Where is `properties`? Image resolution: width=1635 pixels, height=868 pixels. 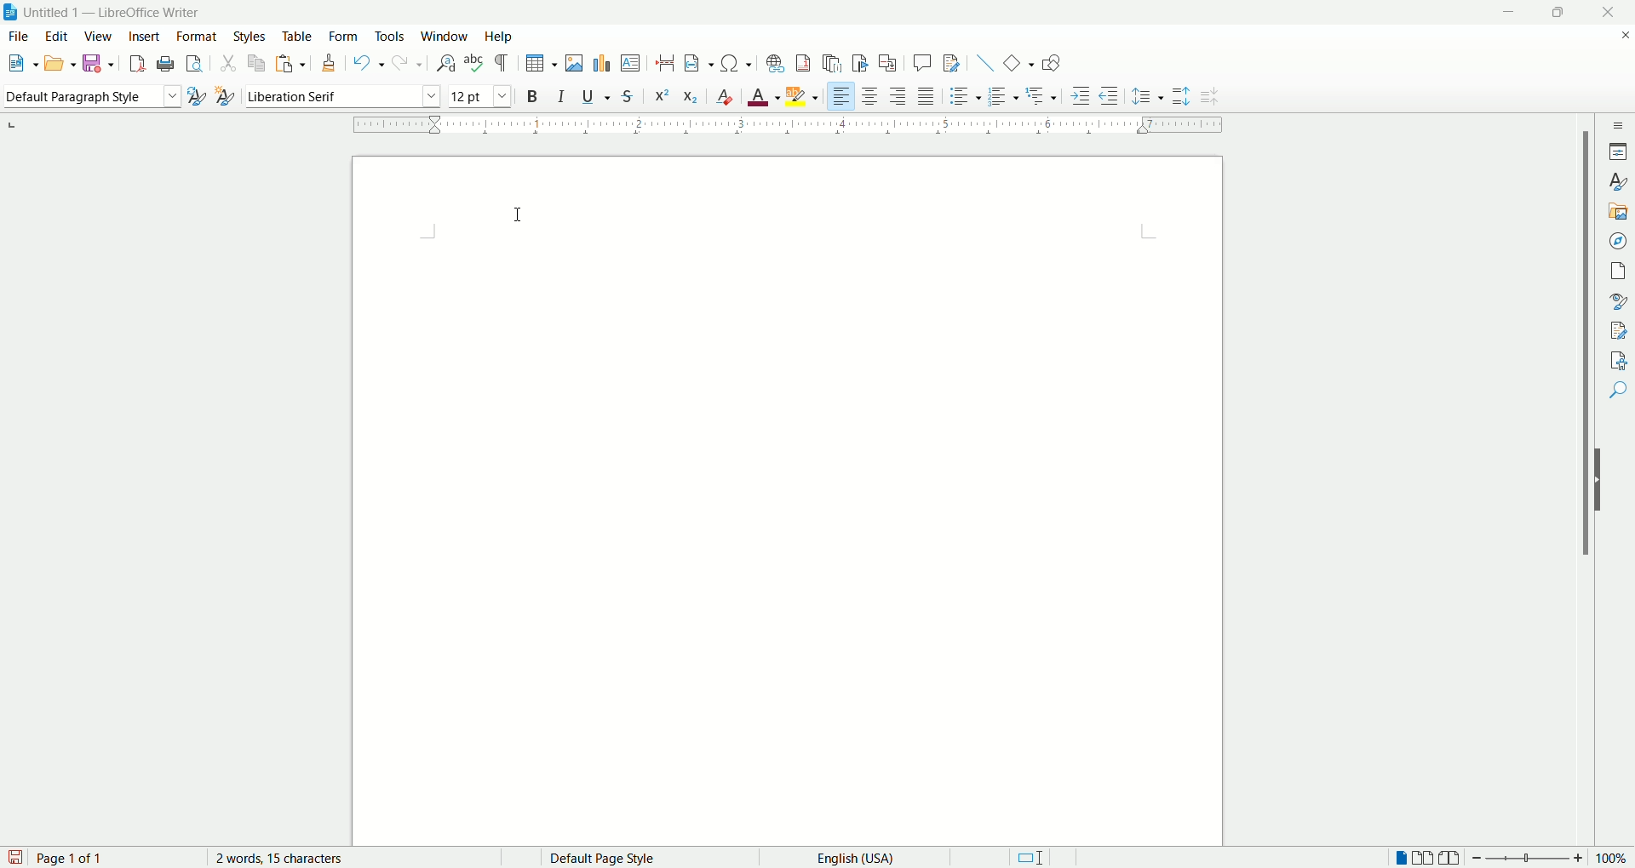 properties is located at coordinates (1619, 152).